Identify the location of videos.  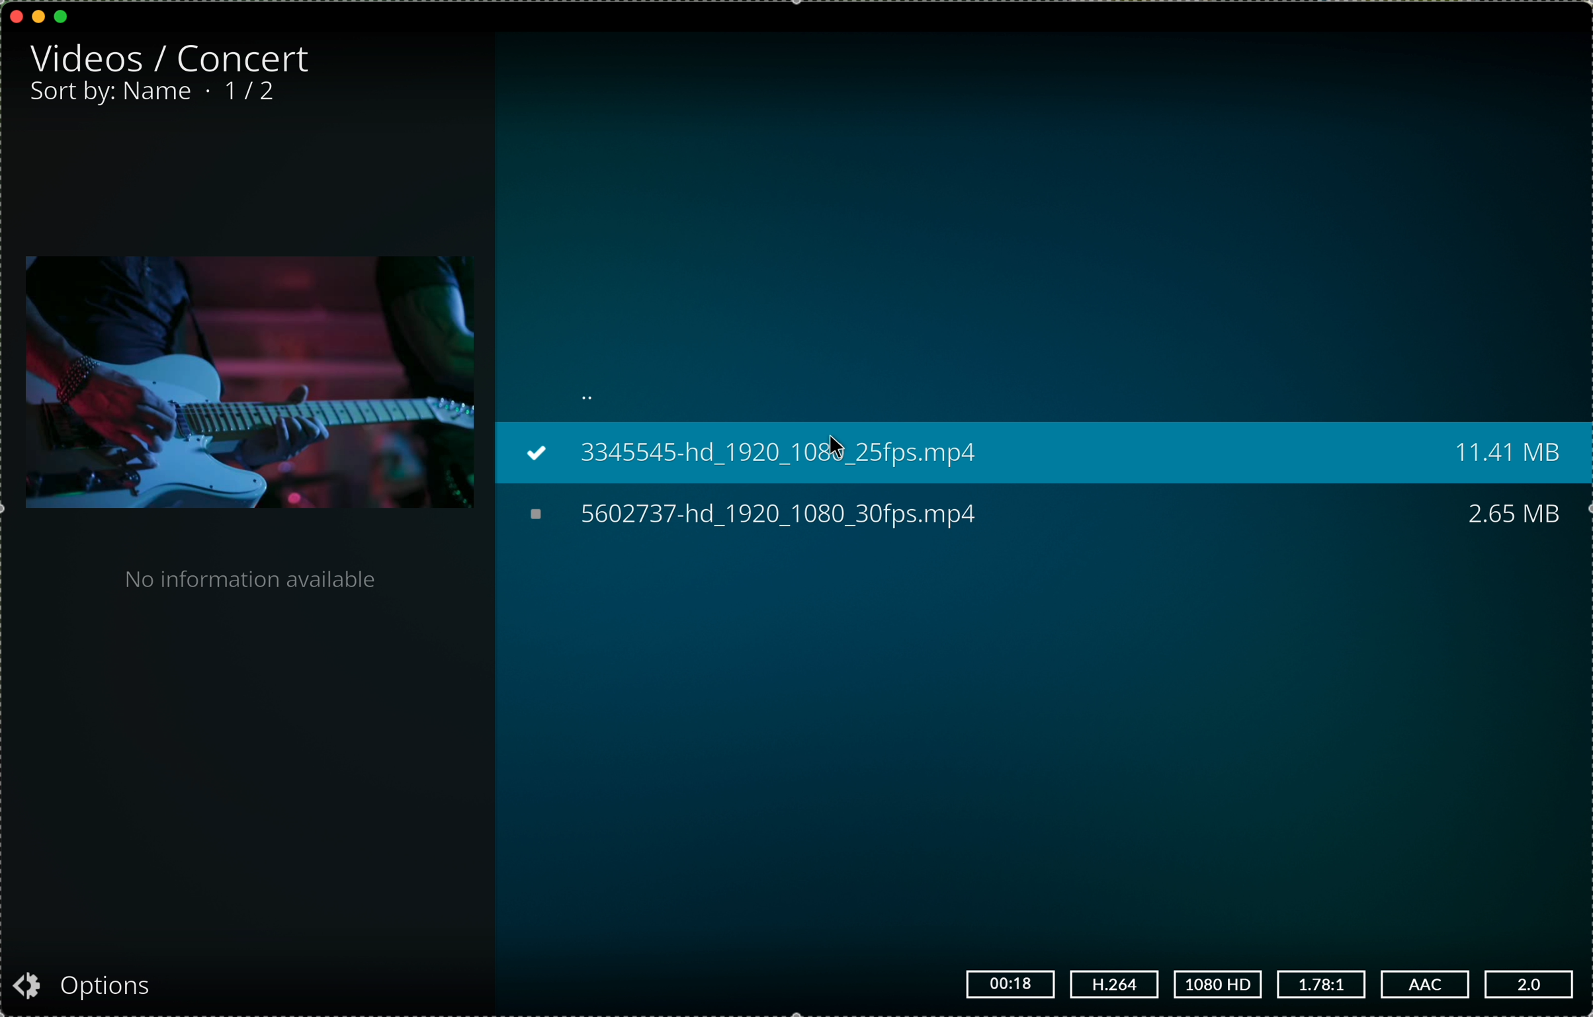
(84, 58).